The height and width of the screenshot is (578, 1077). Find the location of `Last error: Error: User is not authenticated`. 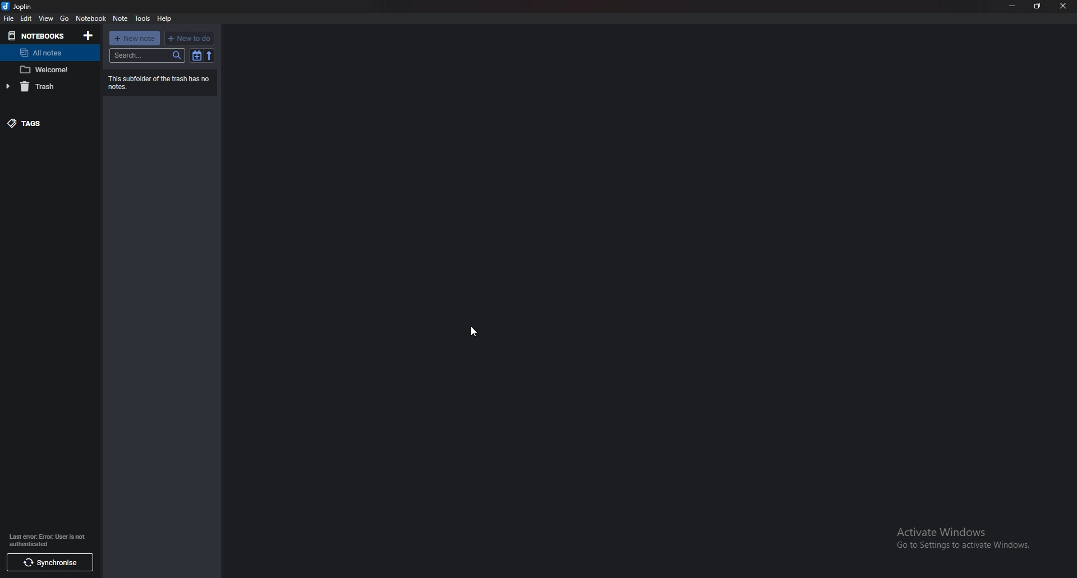

Last error: Error: User is not authenticated is located at coordinates (47, 539).